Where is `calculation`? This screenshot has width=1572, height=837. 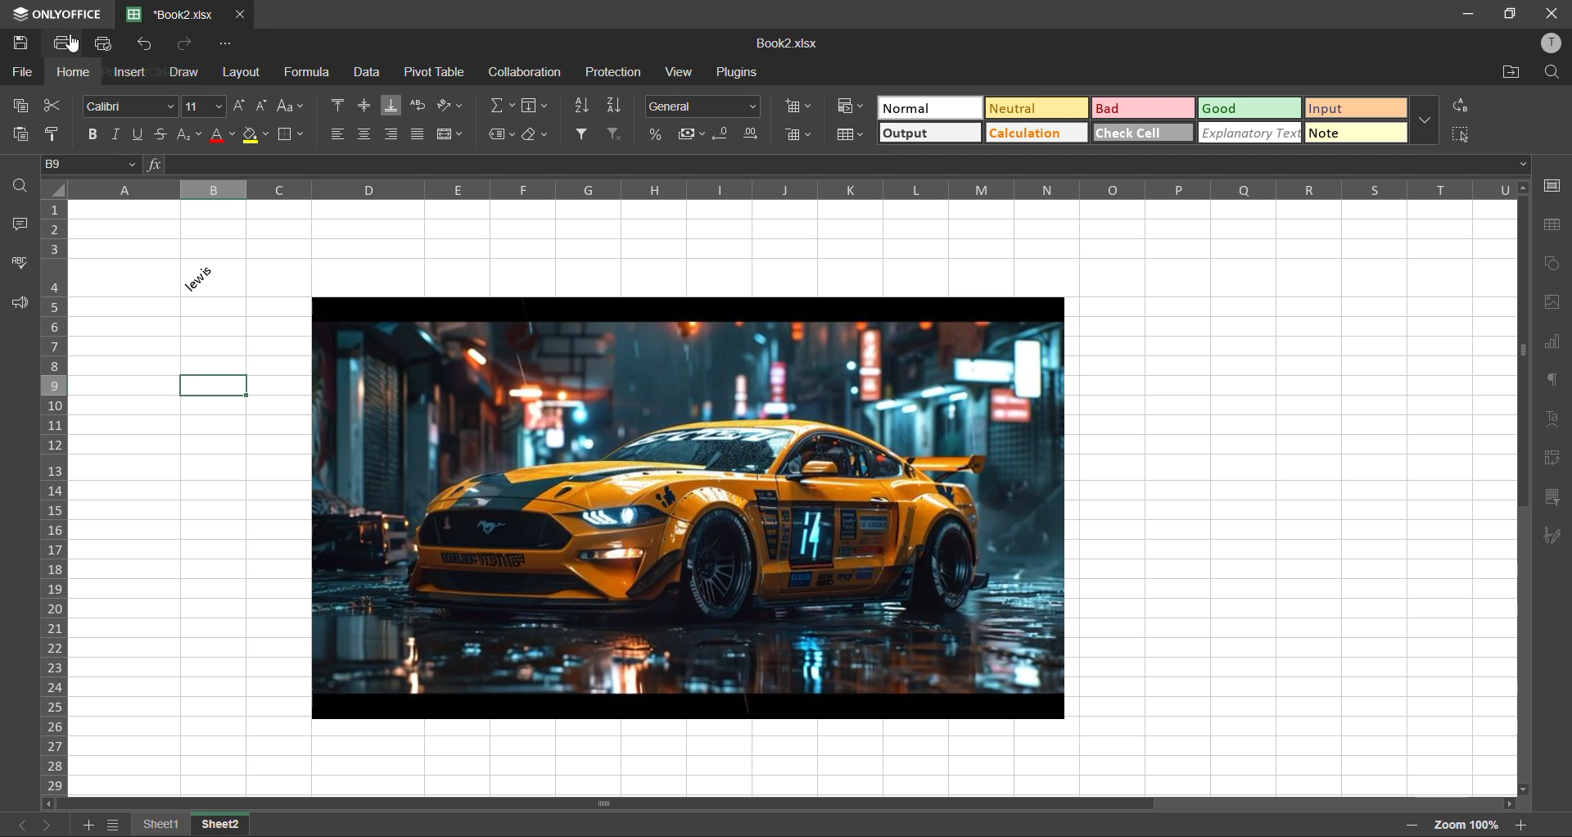 calculation is located at coordinates (1034, 133).